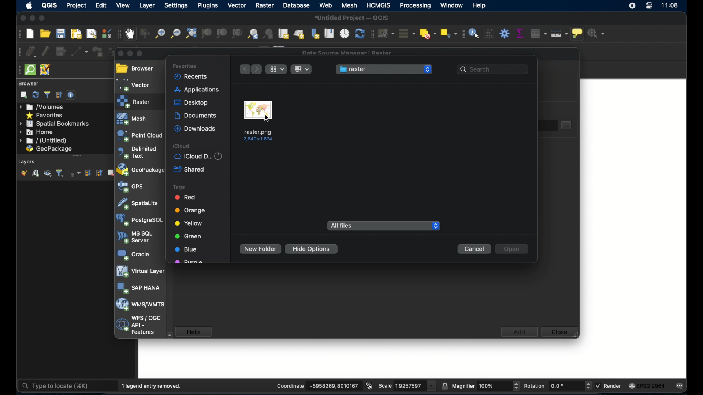  Describe the element at coordinates (349, 6) in the screenshot. I see `mesh` at that location.